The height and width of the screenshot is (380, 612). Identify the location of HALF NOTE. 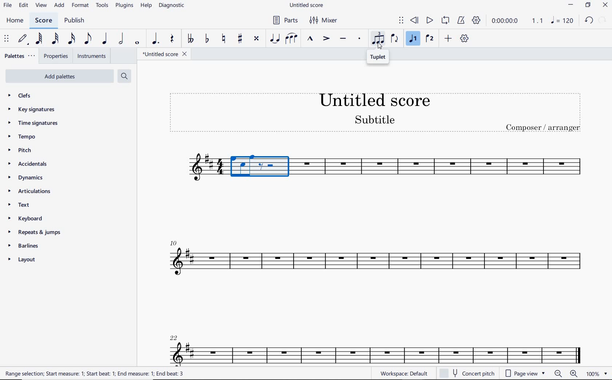
(121, 40).